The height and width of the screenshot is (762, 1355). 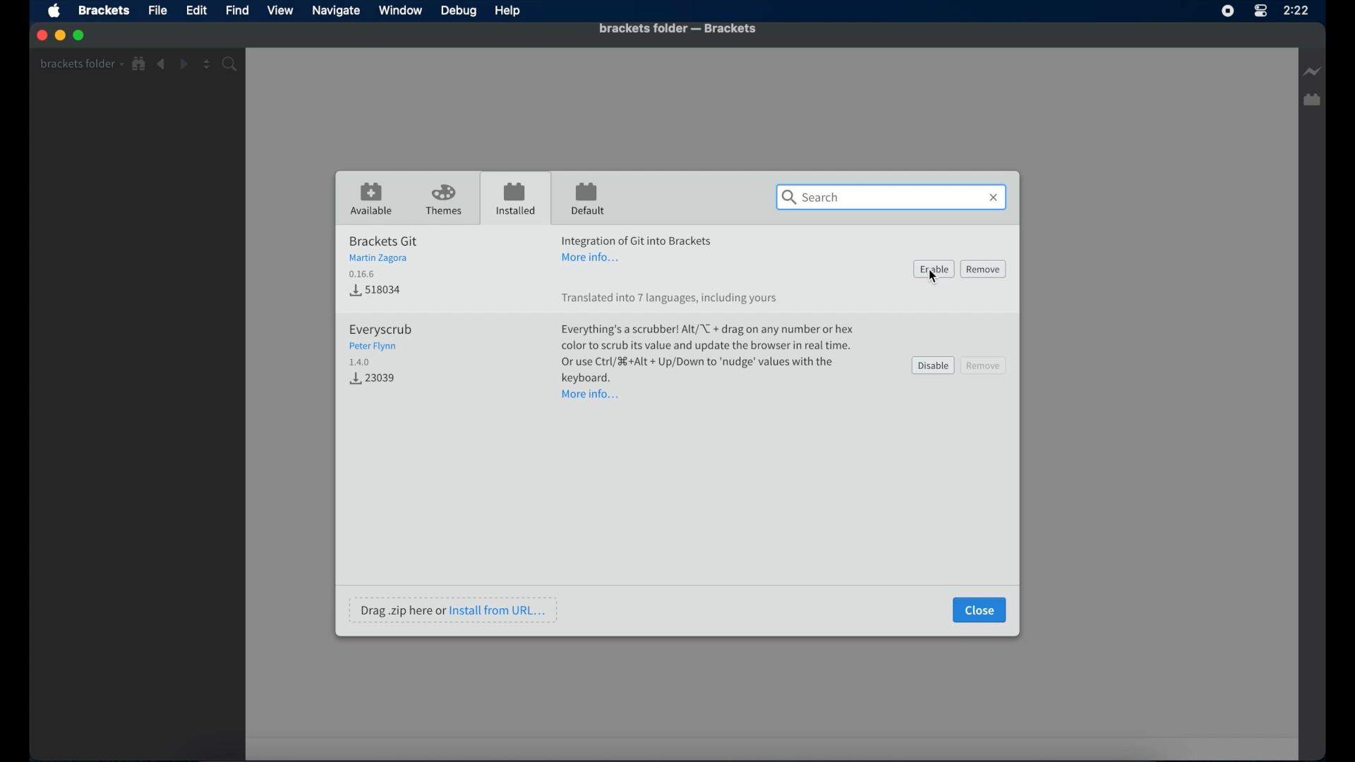 What do you see at coordinates (383, 255) in the screenshot?
I see `brackets git extension` at bounding box center [383, 255].